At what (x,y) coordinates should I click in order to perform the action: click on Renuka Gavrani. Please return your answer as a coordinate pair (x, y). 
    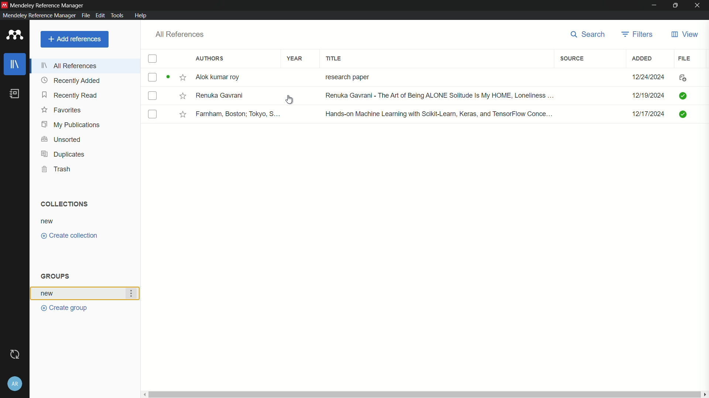
    Looking at the image, I should click on (220, 95).